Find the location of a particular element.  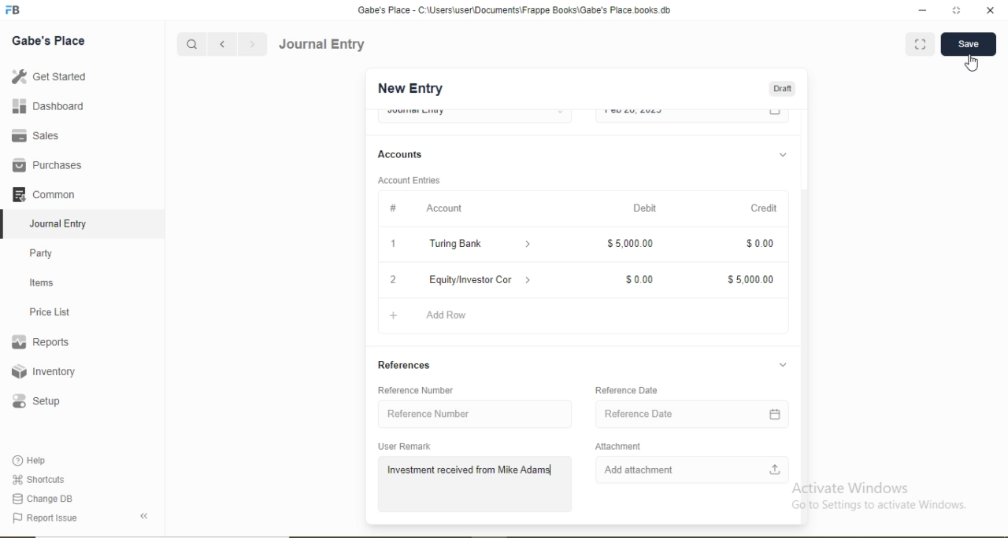

Reference Number is located at coordinates (429, 414).